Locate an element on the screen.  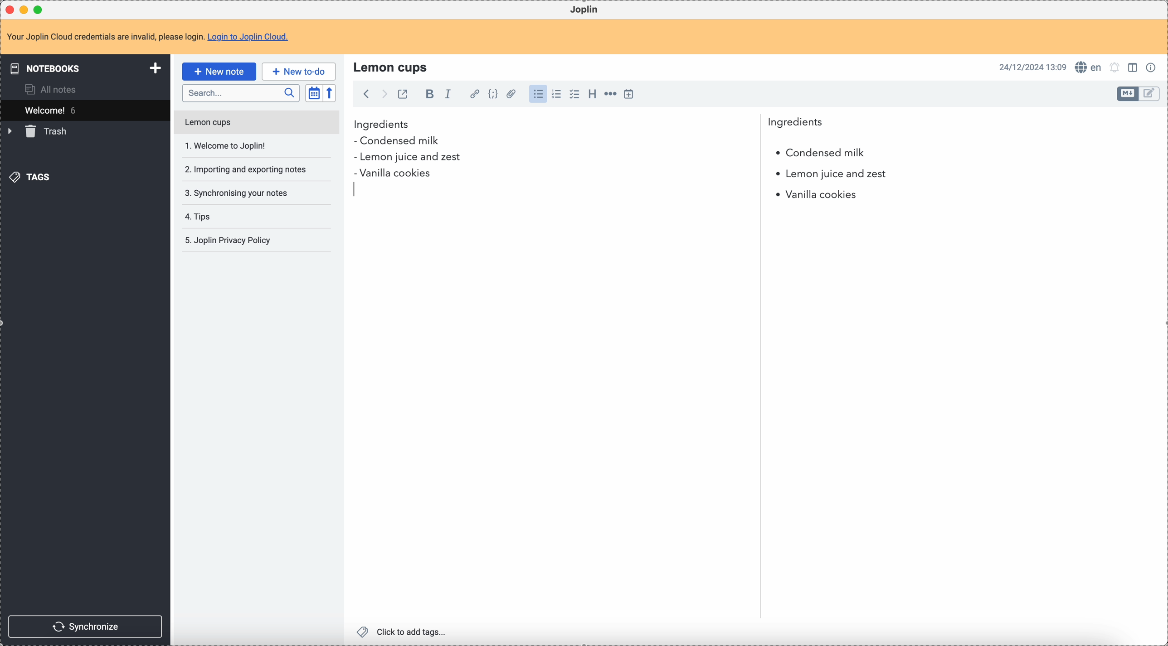
maximize is located at coordinates (40, 9).